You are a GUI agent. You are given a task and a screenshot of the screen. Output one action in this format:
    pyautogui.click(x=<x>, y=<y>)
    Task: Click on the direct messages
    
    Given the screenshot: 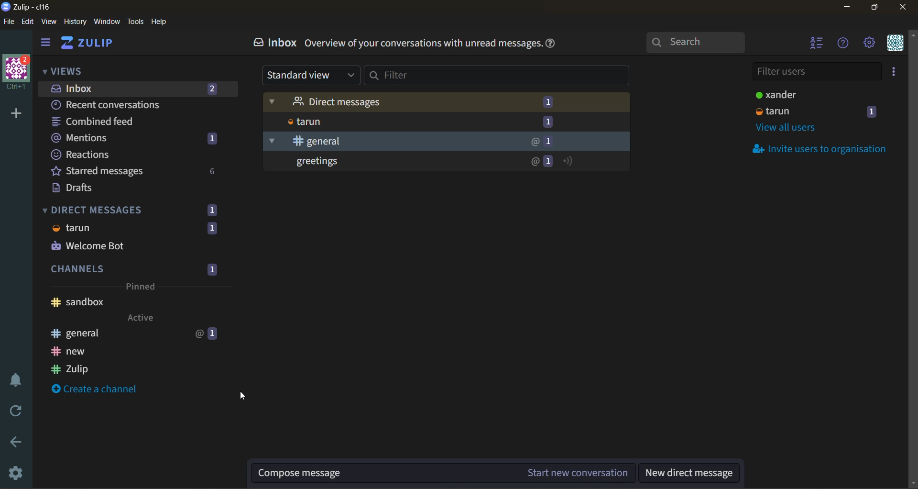 What is the action you would take?
    pyautogui.click(x=131, y=209)
    